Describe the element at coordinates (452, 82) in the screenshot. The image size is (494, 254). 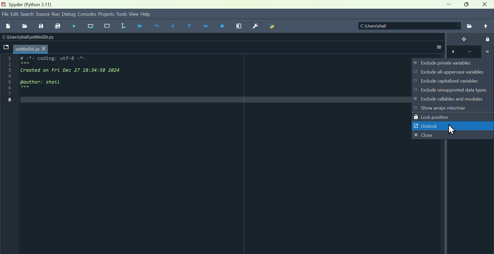
I see `O Exclude capitalized variable` at that location.